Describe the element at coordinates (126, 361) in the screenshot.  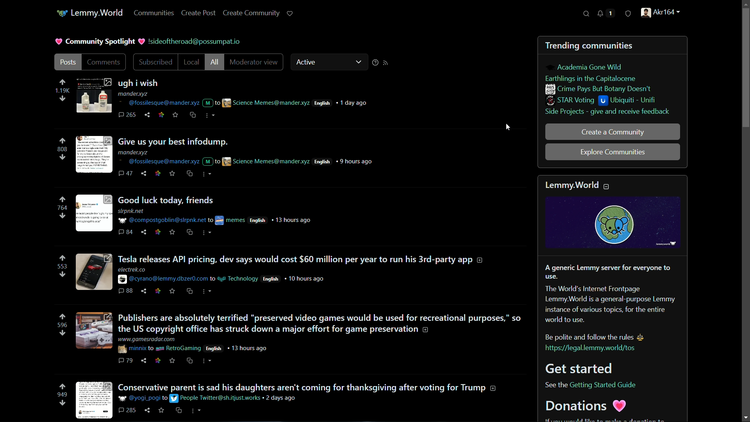
I see `79 comments` at that location.